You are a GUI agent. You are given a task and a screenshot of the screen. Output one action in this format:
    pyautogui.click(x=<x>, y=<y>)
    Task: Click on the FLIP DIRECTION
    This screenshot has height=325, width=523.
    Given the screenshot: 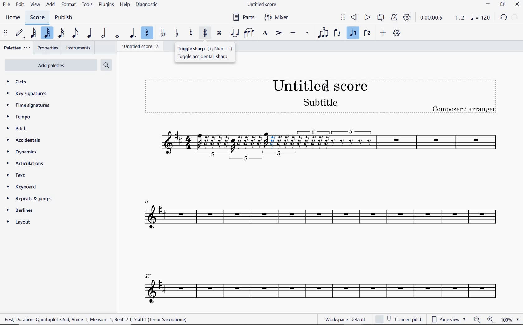 What is the action you would take?
    pyautogui.click(x=338, y=34)
    